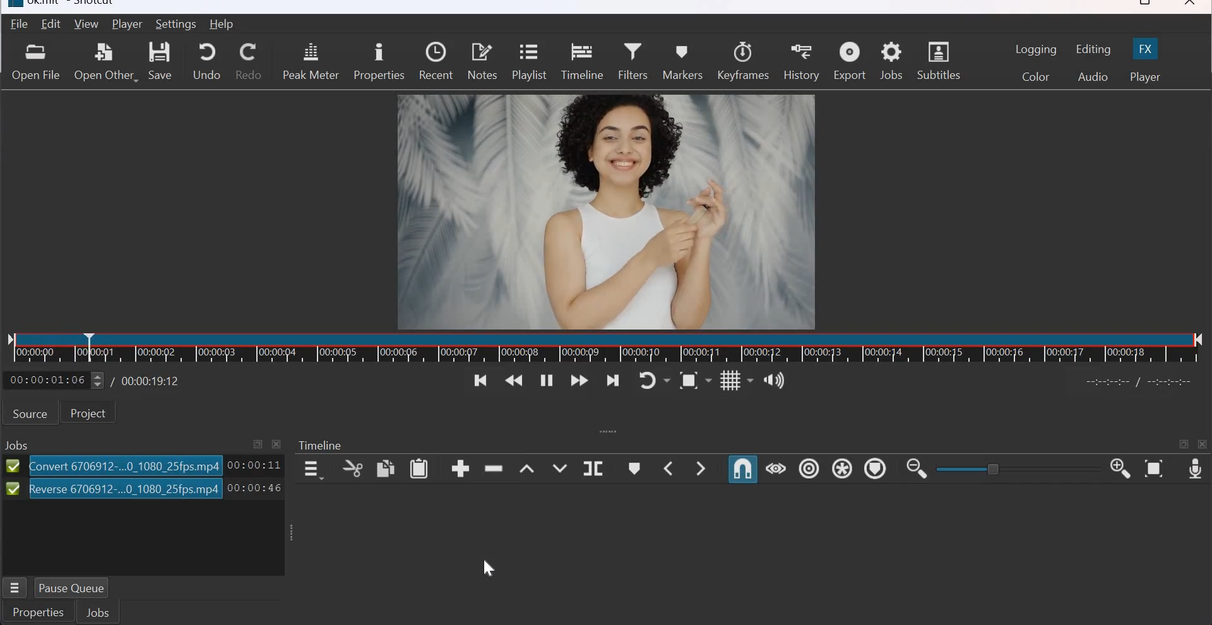 This screenshot has width=1212, height=625. I want to click on Source, so click(30, 413).